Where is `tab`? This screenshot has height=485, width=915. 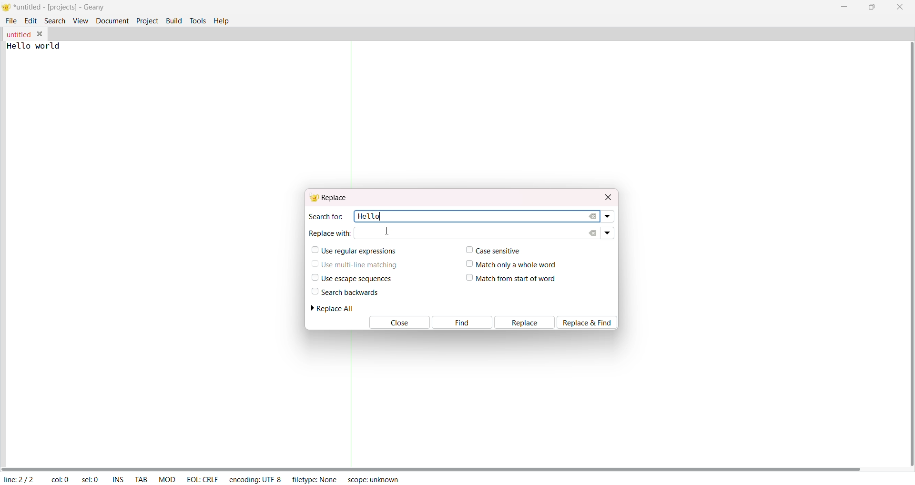
tab is located at coordinates (142, 480).